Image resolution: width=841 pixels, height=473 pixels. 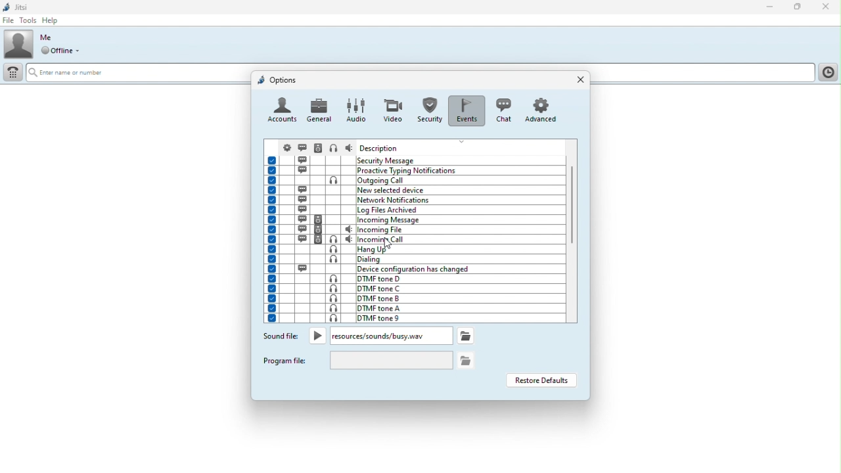 I want to click on Accounts, so click(x=283, y=112).